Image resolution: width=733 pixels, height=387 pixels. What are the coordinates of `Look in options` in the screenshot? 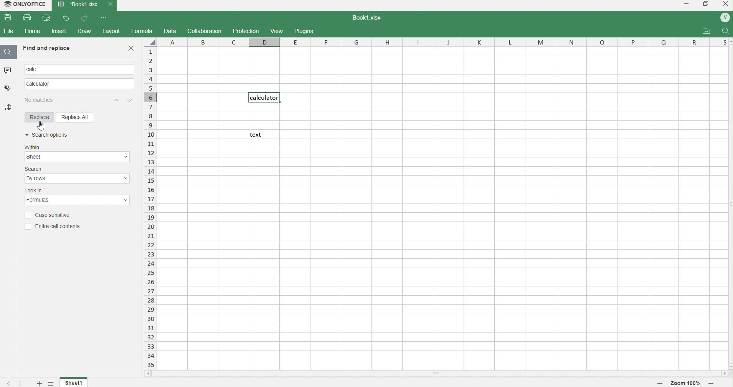 It's located at (77, 200).